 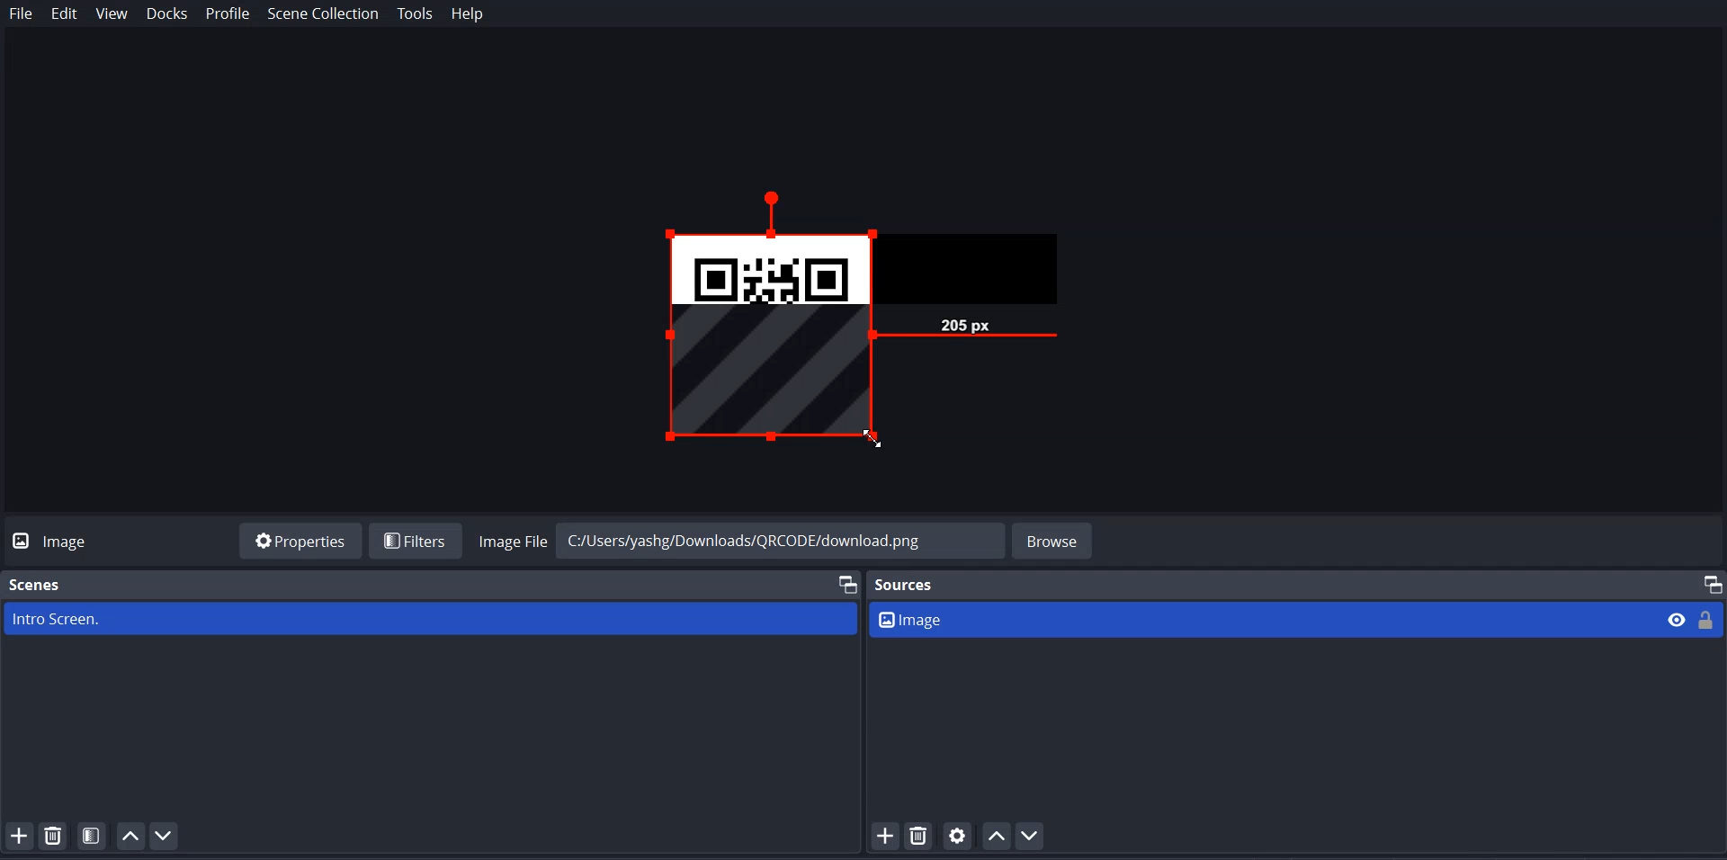 What do you see at coordinates (1263, 619) in the screenshot?
I see `Image` at bounding box center [1263, 619].